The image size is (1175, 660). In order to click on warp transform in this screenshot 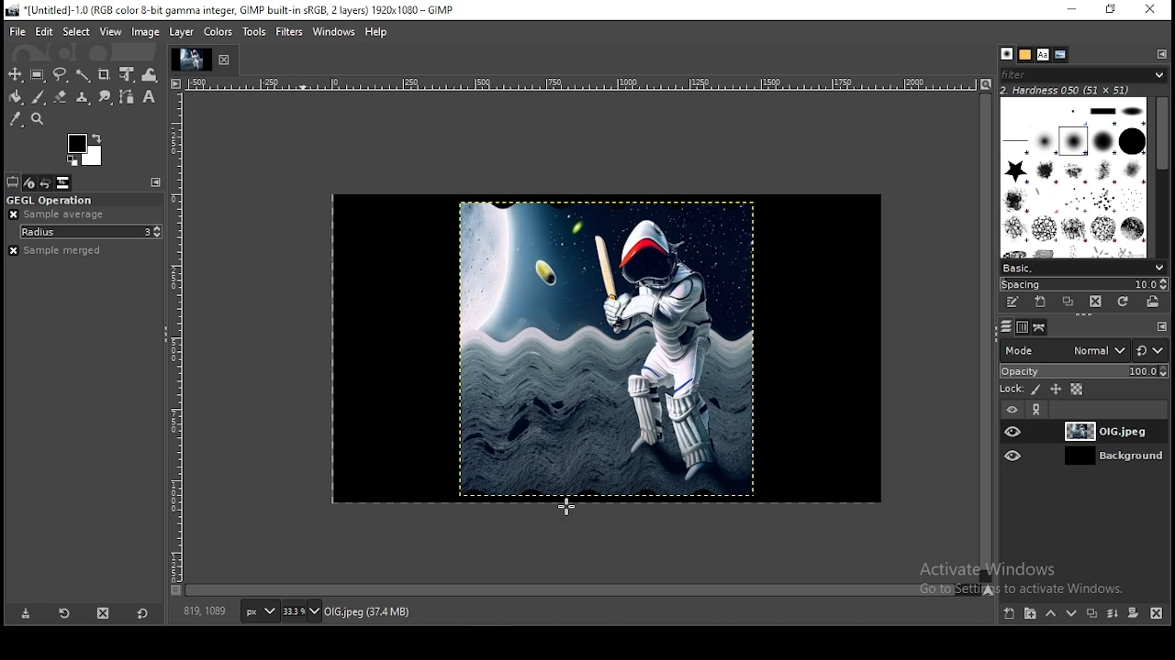, I will do `click(150, 73)`.